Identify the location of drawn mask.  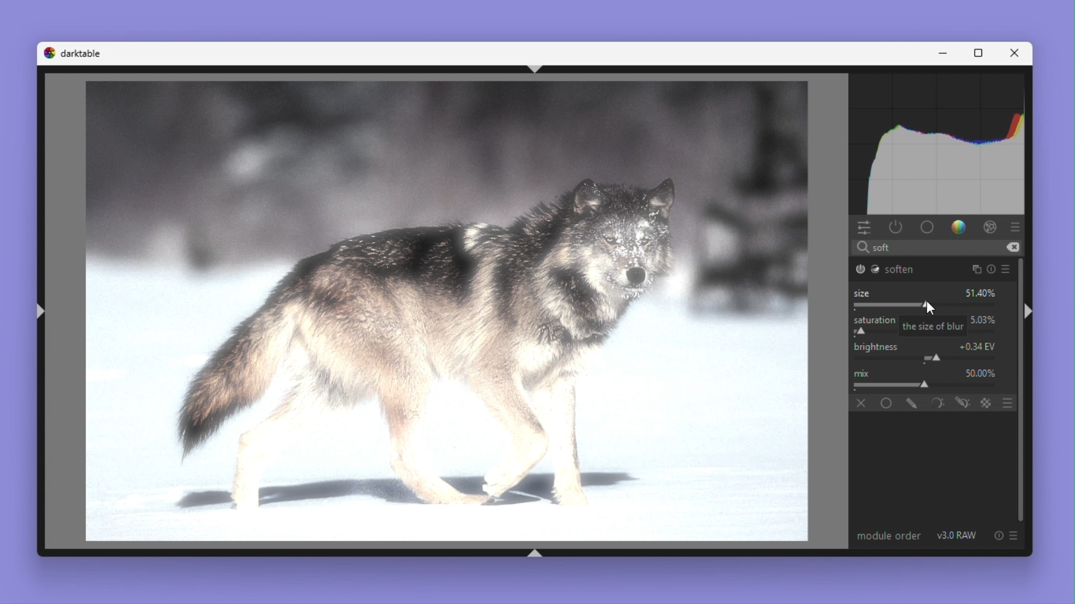
(912, 403).